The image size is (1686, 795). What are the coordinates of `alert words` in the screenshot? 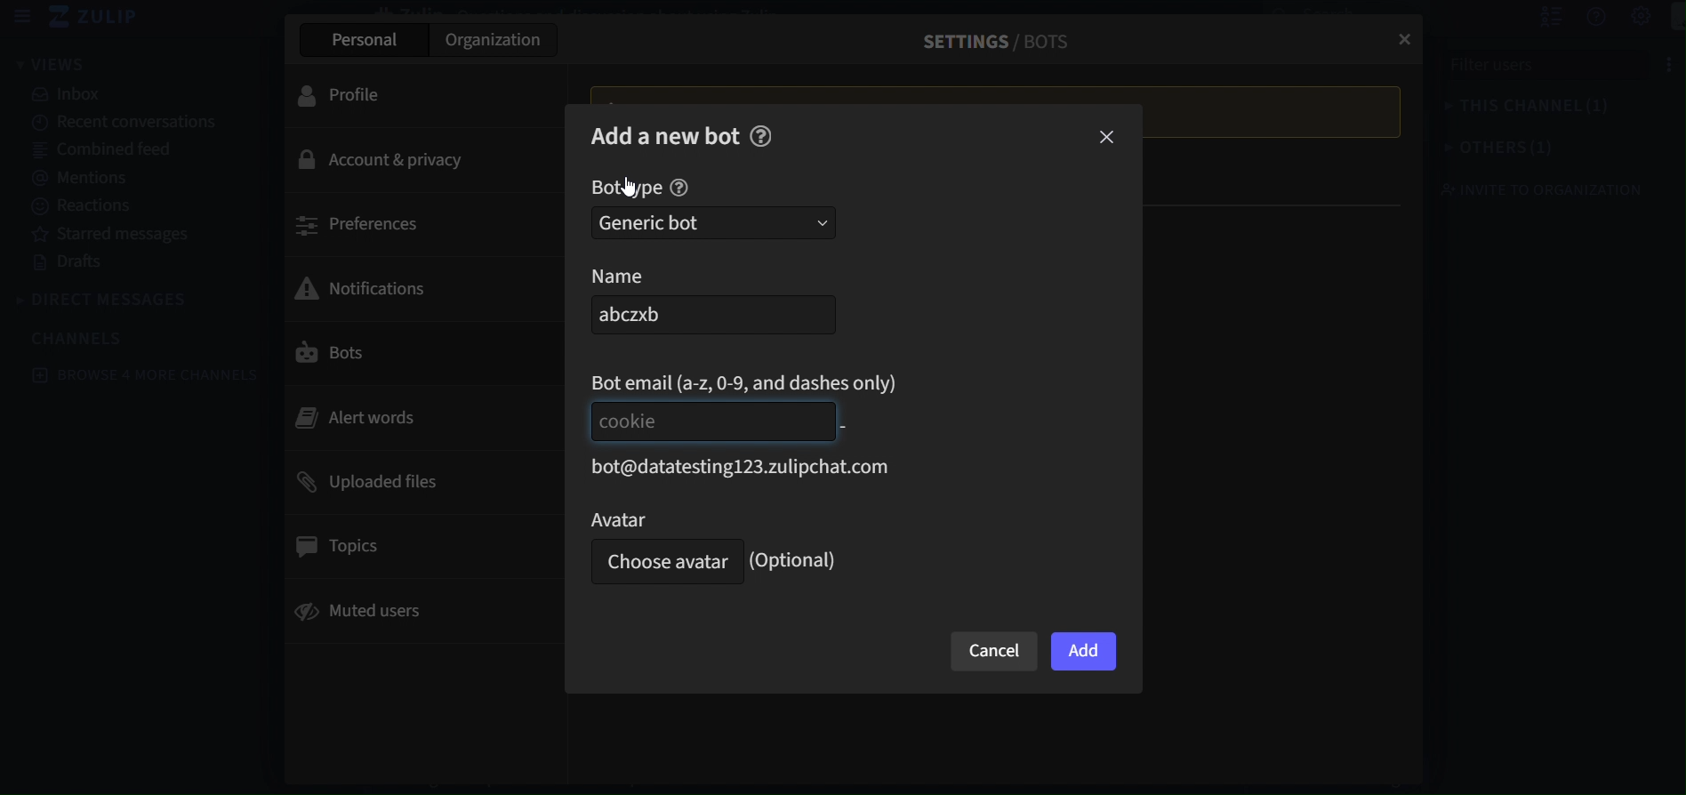 It's located at (414, 417).